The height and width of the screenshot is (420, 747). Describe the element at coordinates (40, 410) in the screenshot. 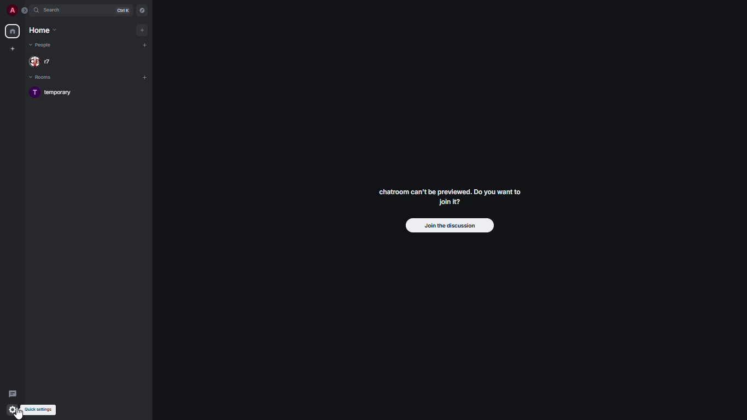

I see `quick settings` at that location.